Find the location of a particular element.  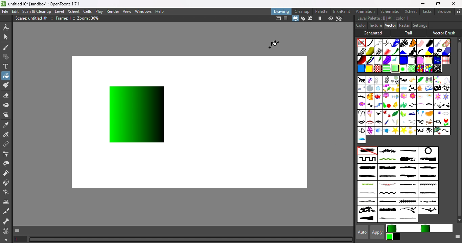

Level Palette is located at coordinates (383, 18).